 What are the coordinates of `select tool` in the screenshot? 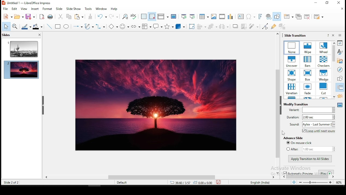 It's located at (6, 27).